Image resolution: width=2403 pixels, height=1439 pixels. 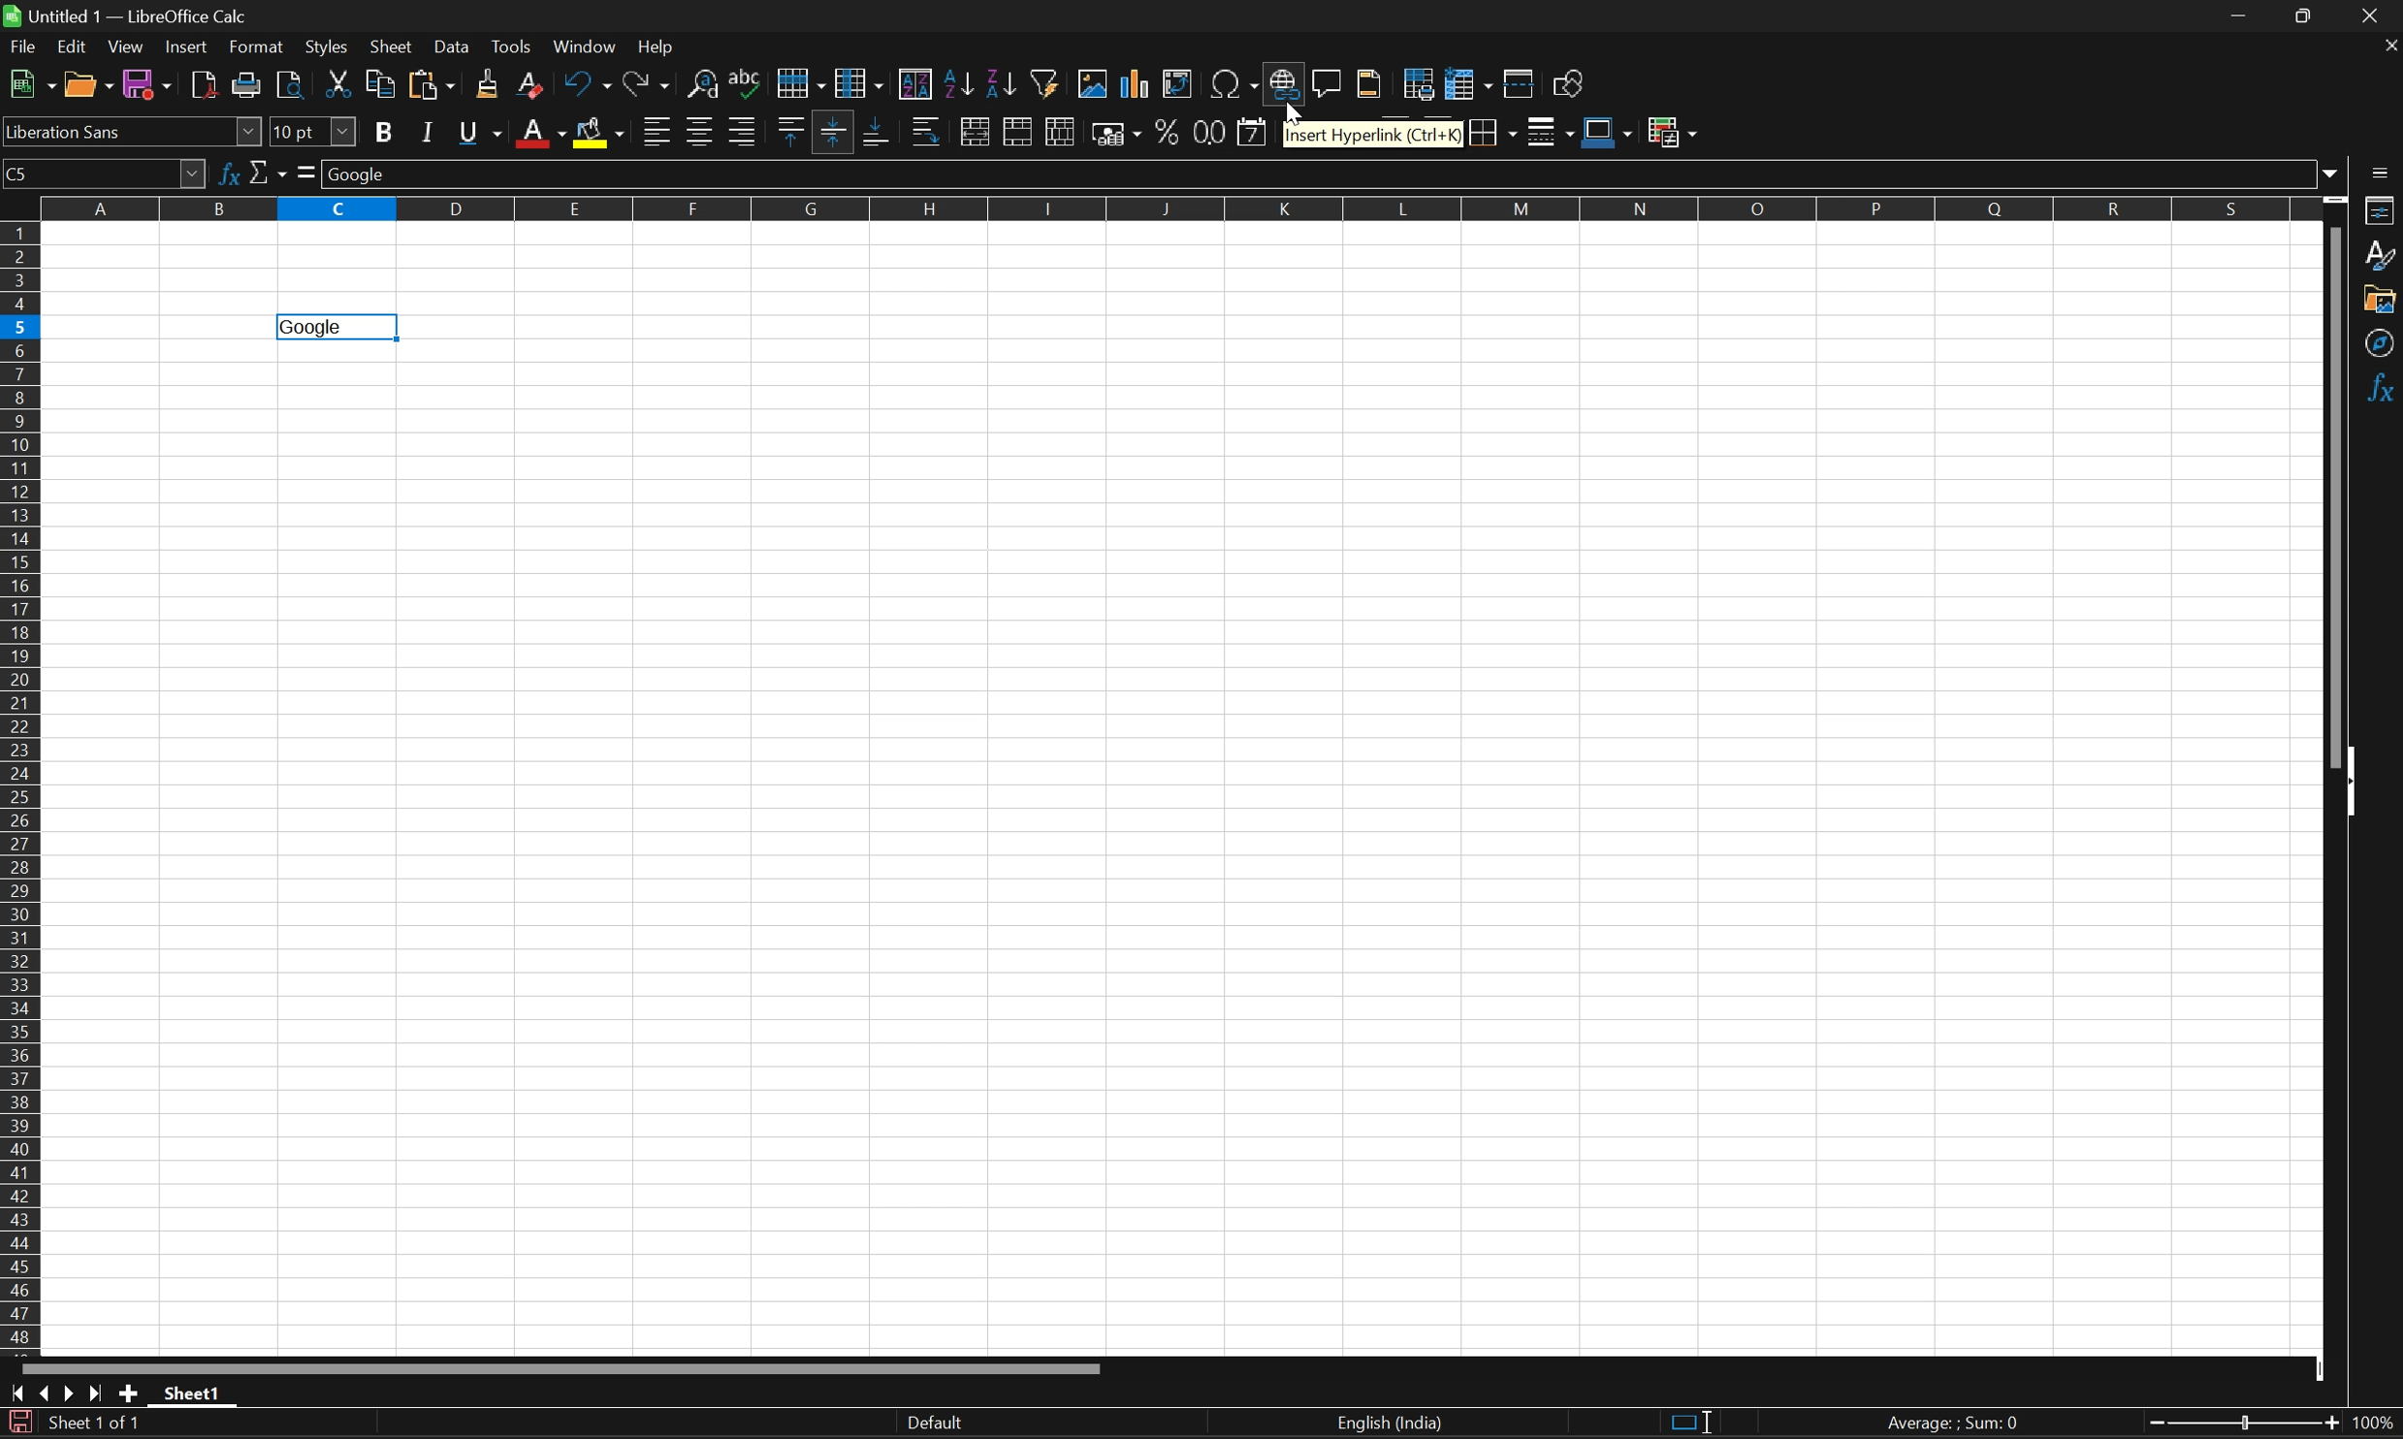 What do you see at coordinates (431, 86) in the screenshot?
I see `Paste` at bounding box center [431, 86].